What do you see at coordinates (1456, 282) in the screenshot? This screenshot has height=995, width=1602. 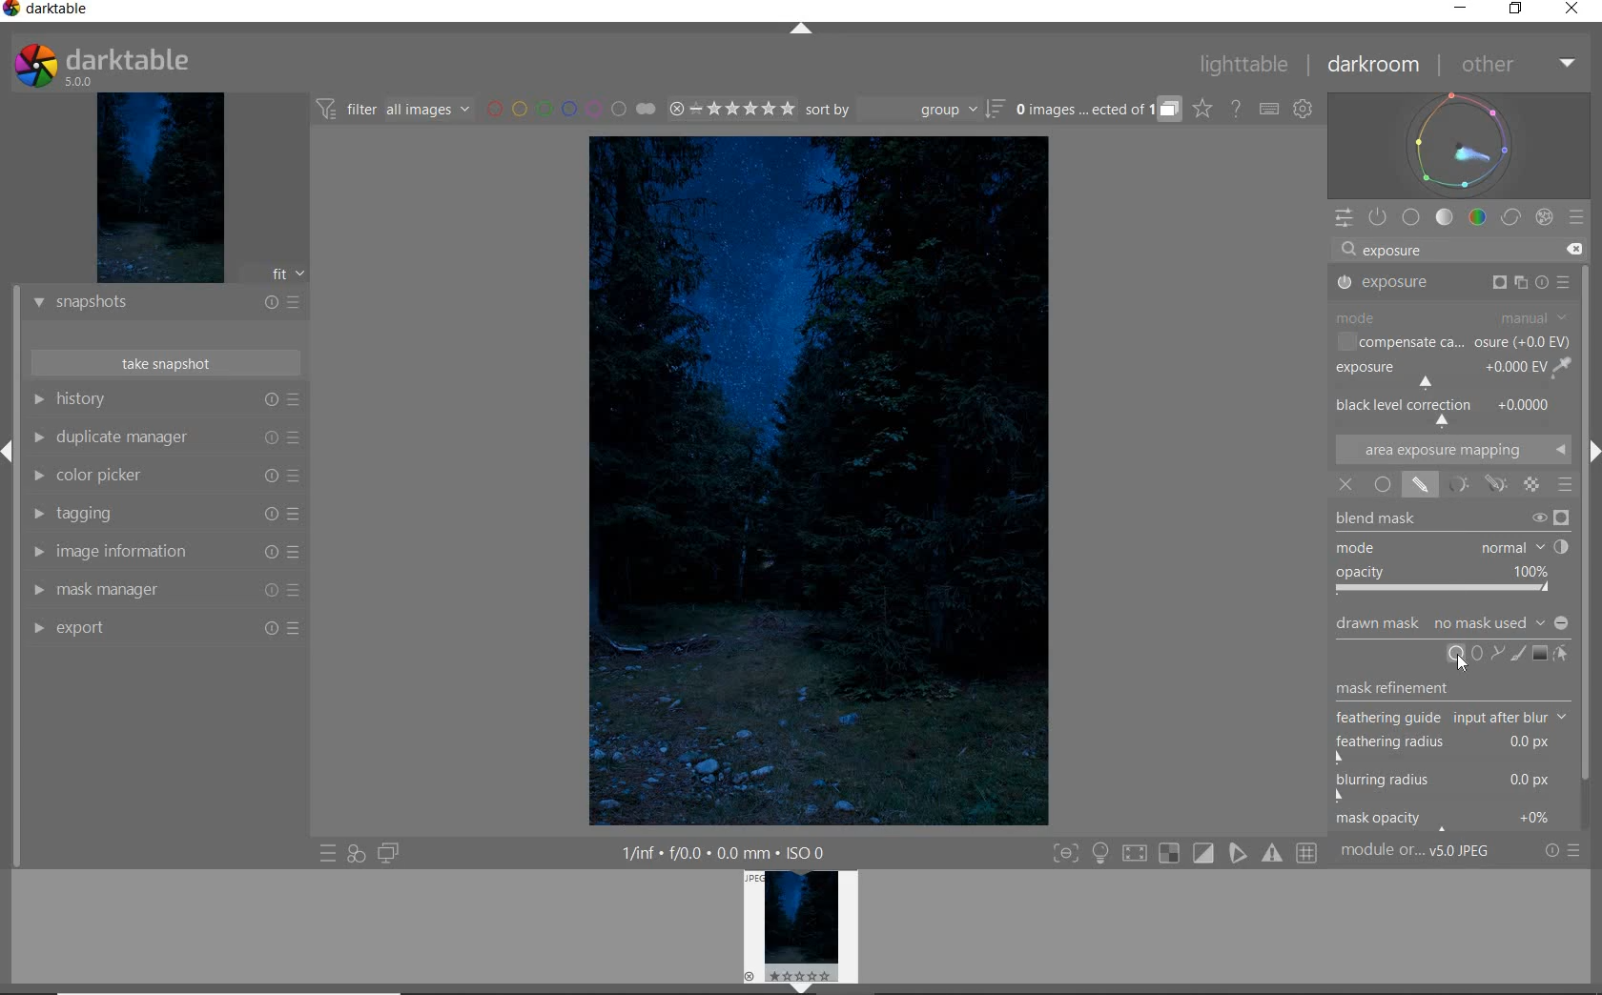 I see `EXPOSURE` at bounding box center [1456, 282].